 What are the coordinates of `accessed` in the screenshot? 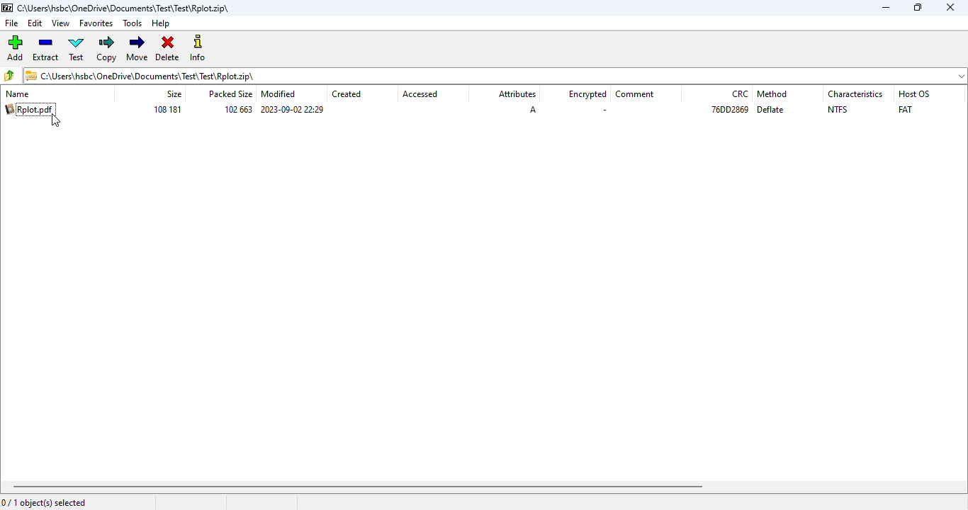 It's located at (420, 94).